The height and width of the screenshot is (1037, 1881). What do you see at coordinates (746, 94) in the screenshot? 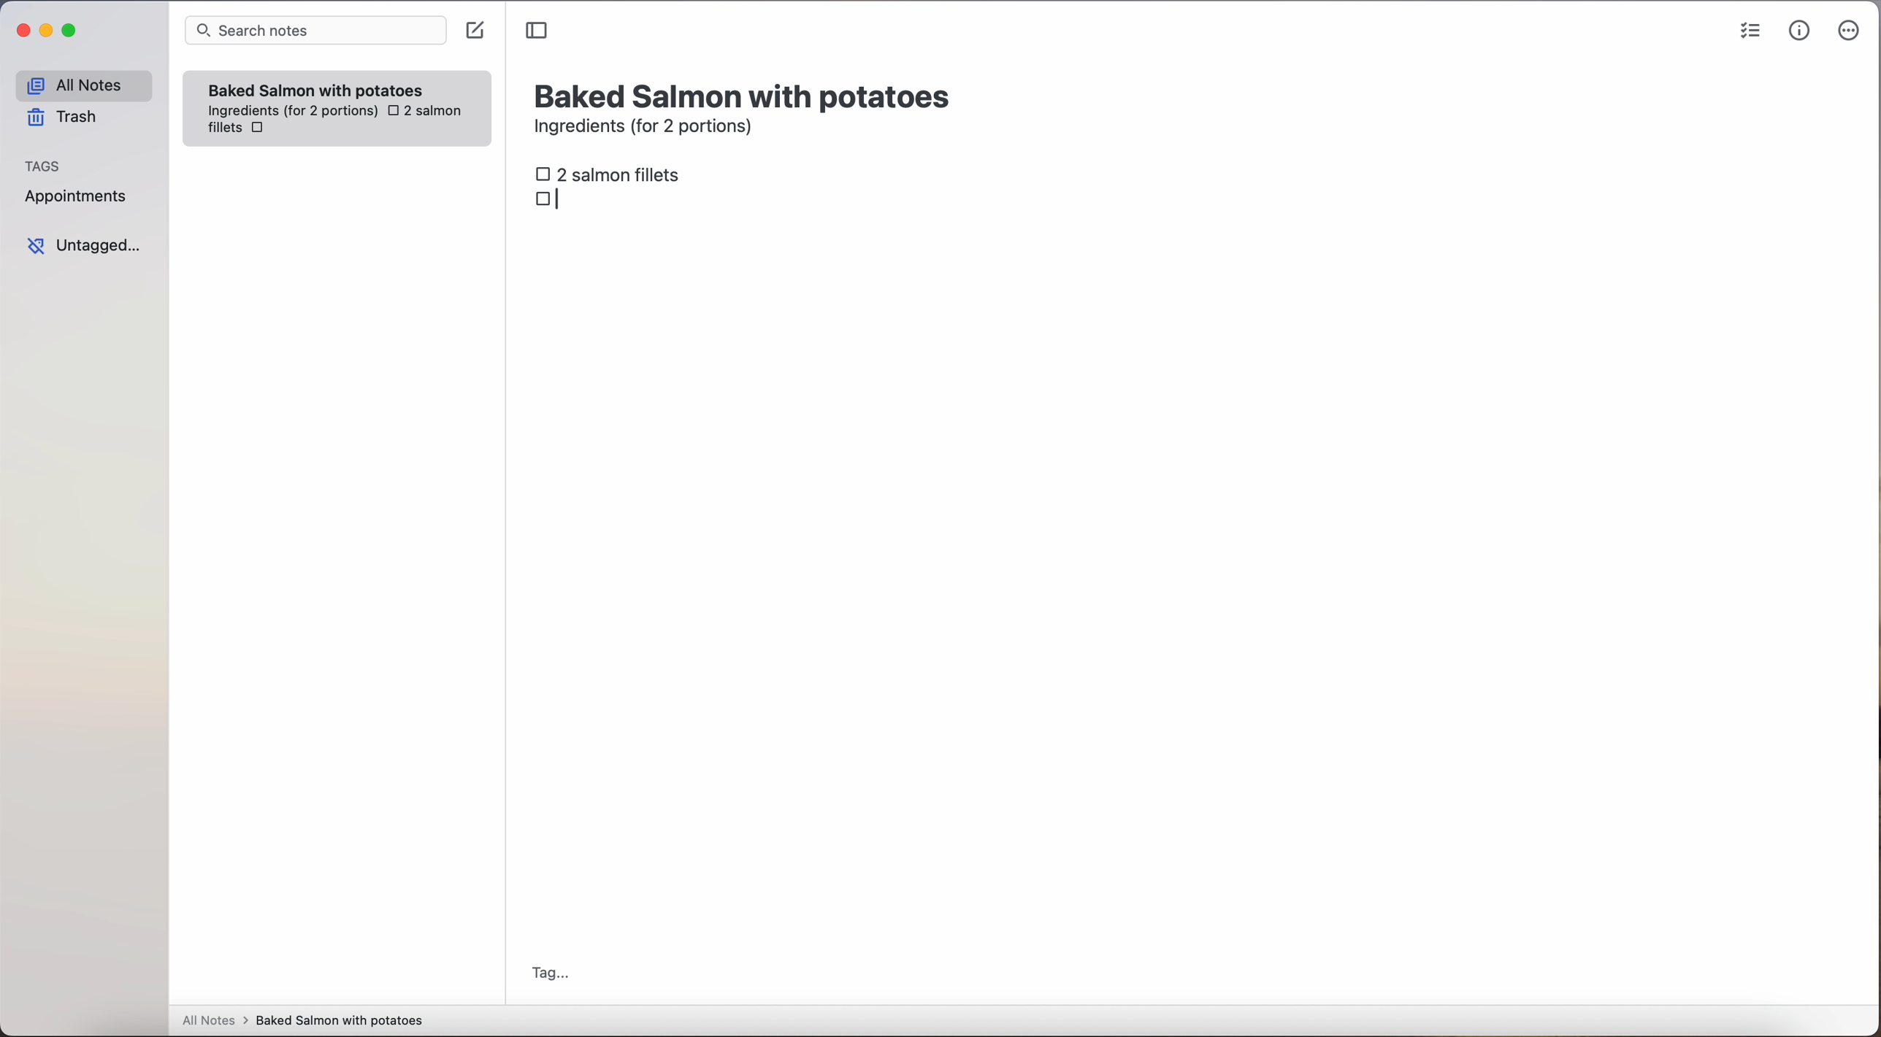
I see `title` at bounding box center [746, 94].